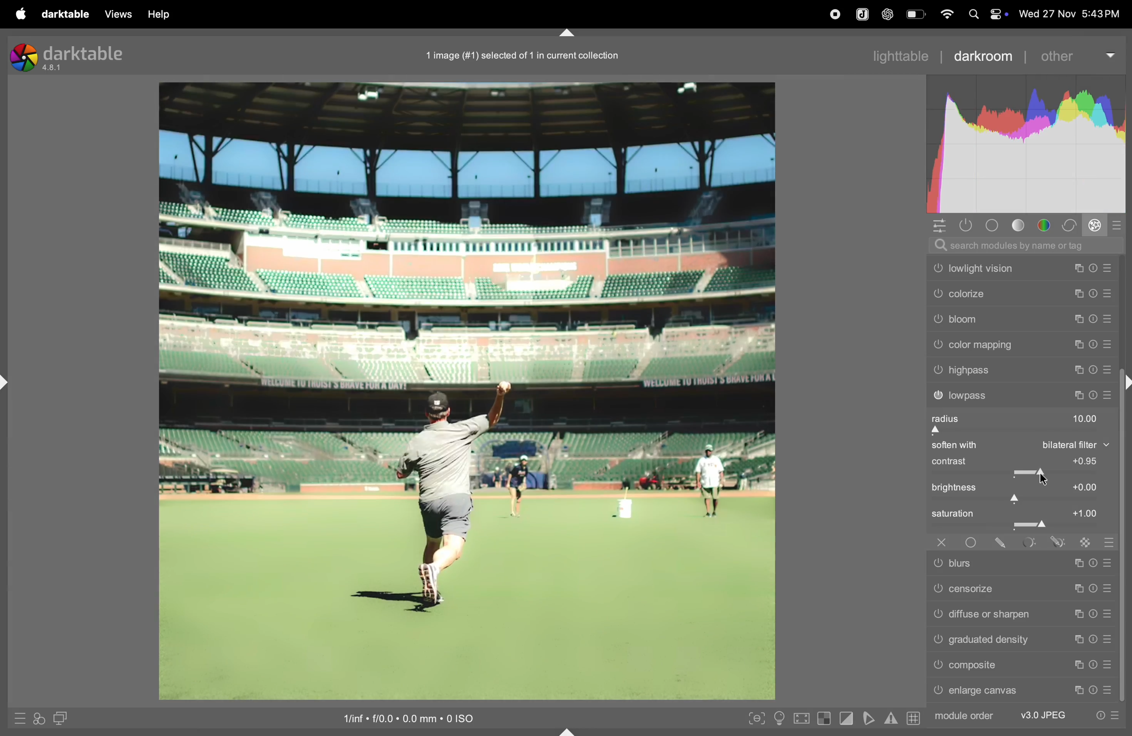 This screenshot has width=1132, height=736. What do you see at coordinates (1024, 691) in the screenshot?
I see `enlarge canvas` at bounding box center [1024, 691].